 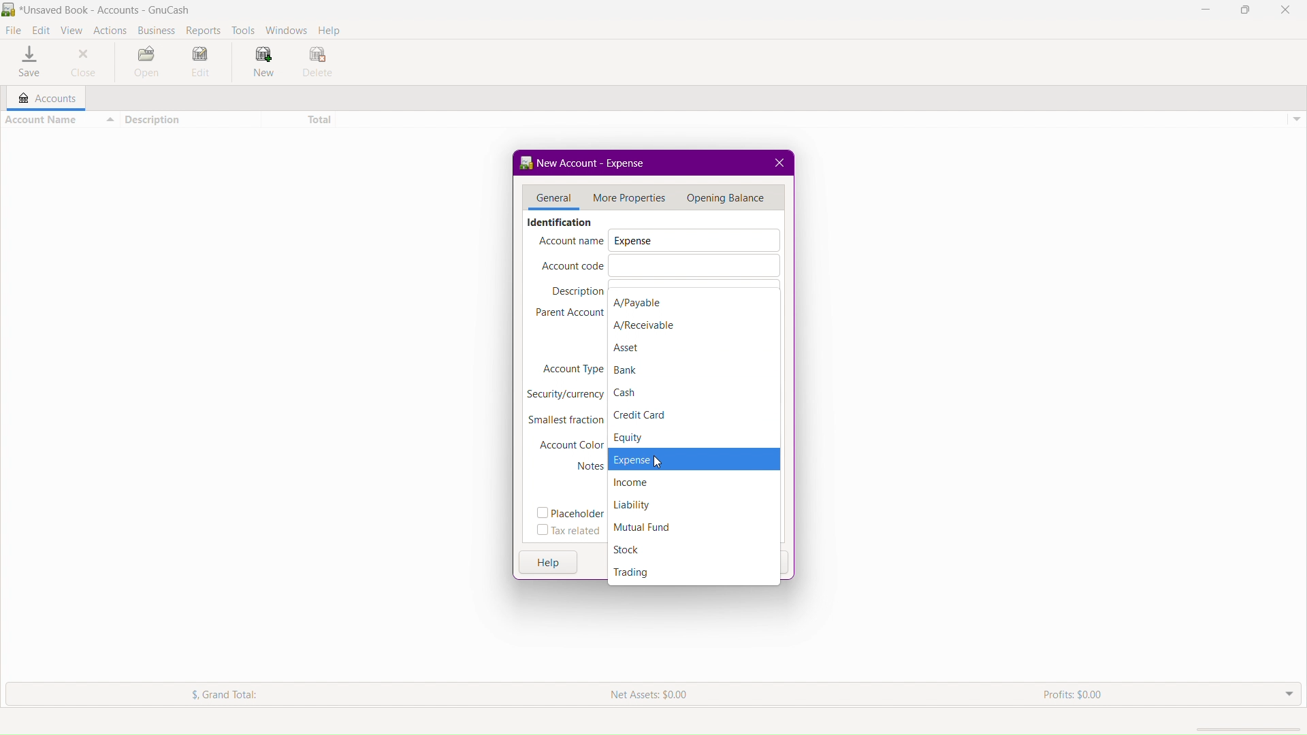 I want to click on Equity, so click(x=628, y=438).